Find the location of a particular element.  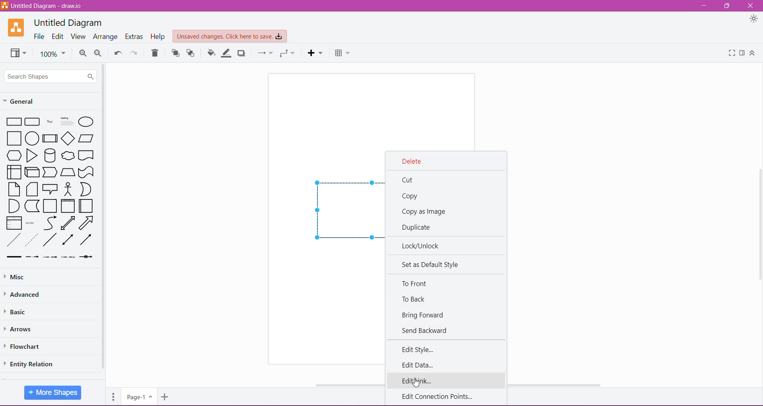

Canvas with selected shape is located at coordinates (325, 218).